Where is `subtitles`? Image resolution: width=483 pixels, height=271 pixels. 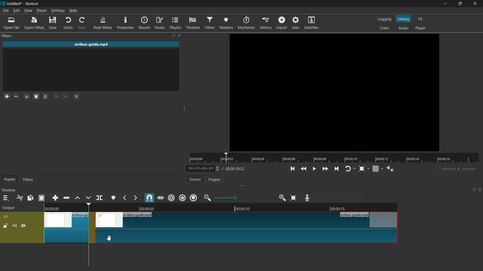
subtitles is located at coordinates (311, 23).